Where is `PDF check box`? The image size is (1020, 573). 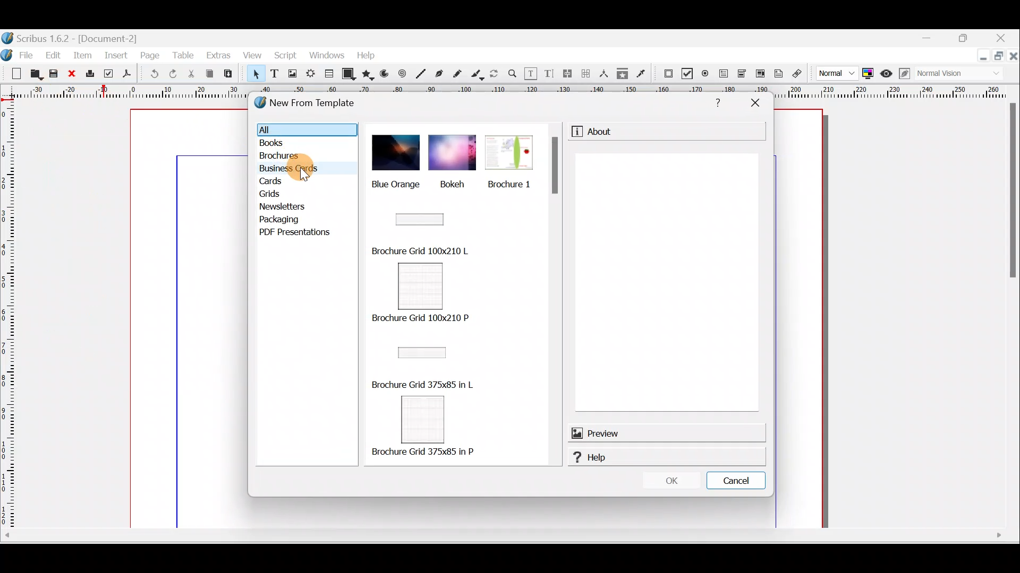 PDF check box is located at coordinates (686, 73).